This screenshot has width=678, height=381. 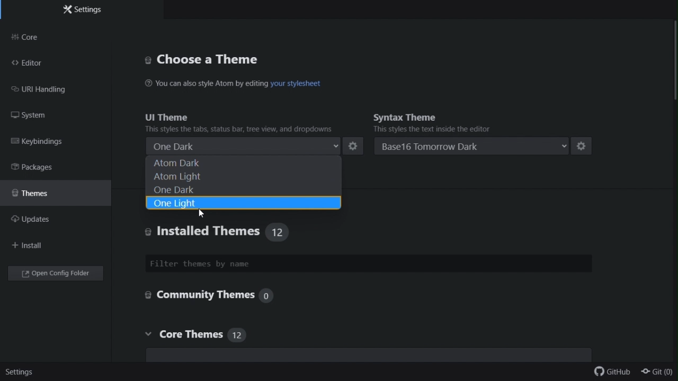 What do you see at coordinates (228, 58) in the screenshot?
I see `Choose a theme ` at bounding box center [228, 58].